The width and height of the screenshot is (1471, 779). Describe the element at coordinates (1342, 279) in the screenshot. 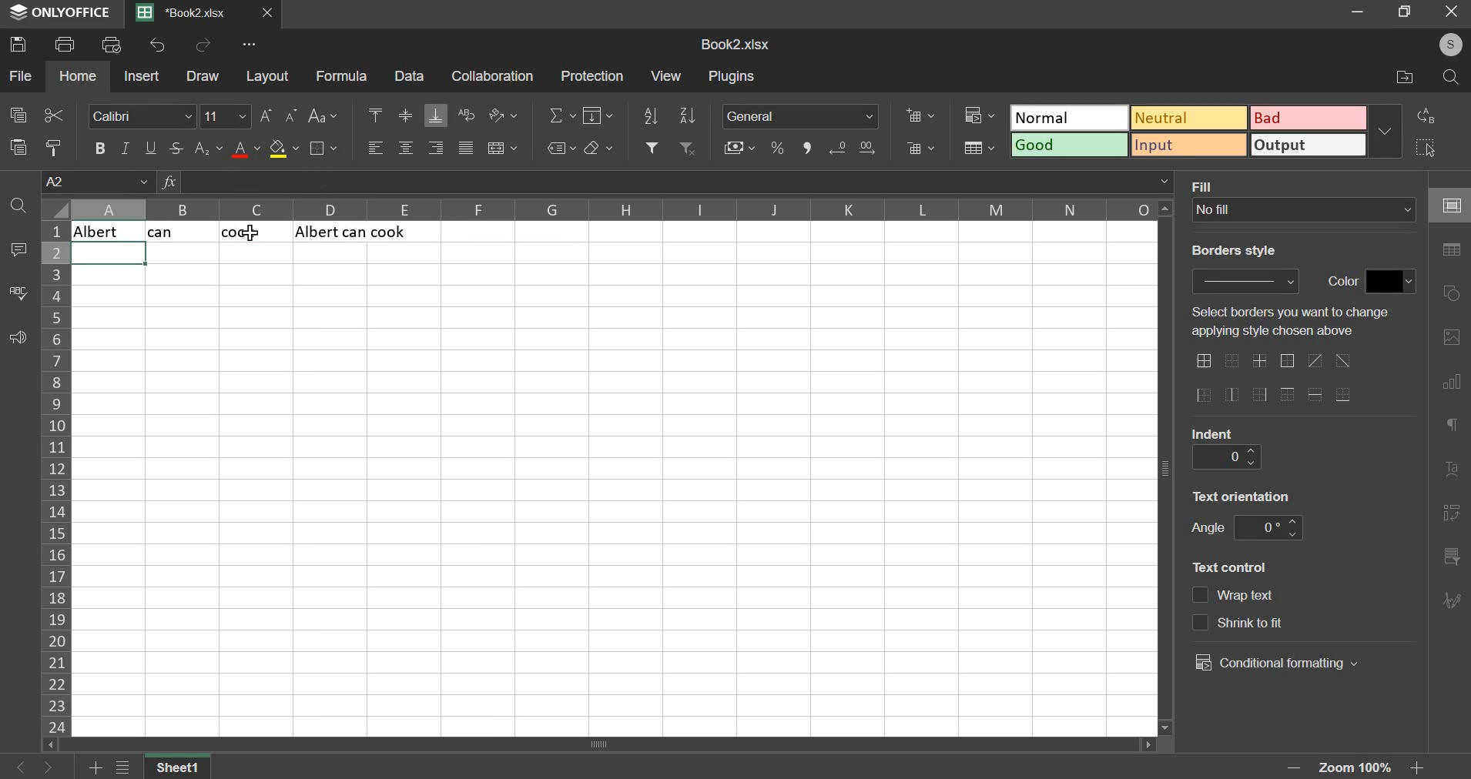

I see `text` at that location.